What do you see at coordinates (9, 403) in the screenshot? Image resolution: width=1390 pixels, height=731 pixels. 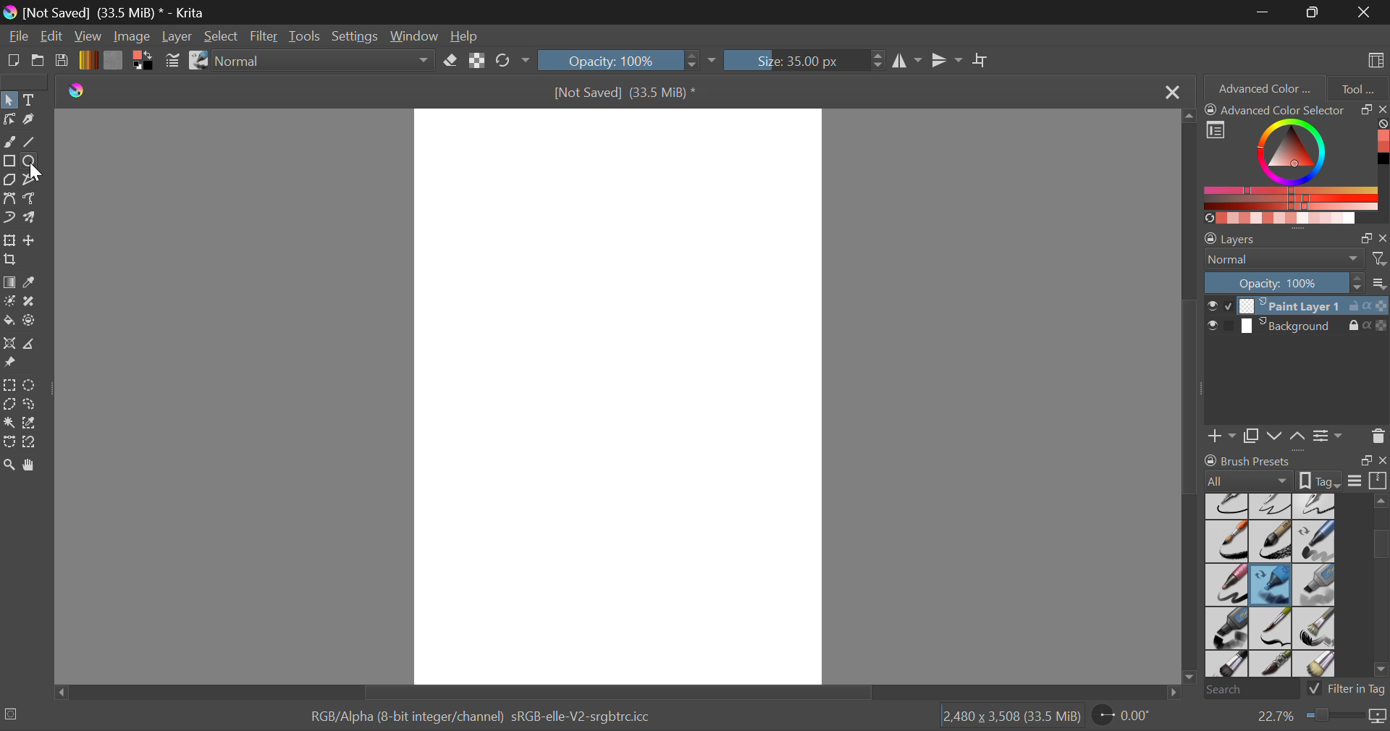 I see `Polygonal Selection Tool` at bounding box center [9, 403].